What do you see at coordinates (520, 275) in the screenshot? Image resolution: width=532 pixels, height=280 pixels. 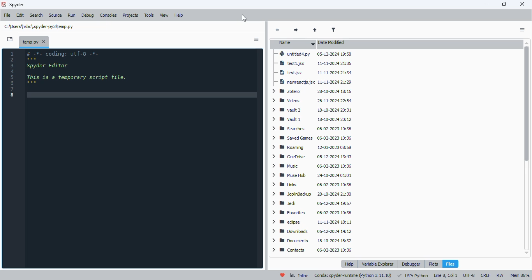 I see `mem 86%` at bounding box center [520, 275].